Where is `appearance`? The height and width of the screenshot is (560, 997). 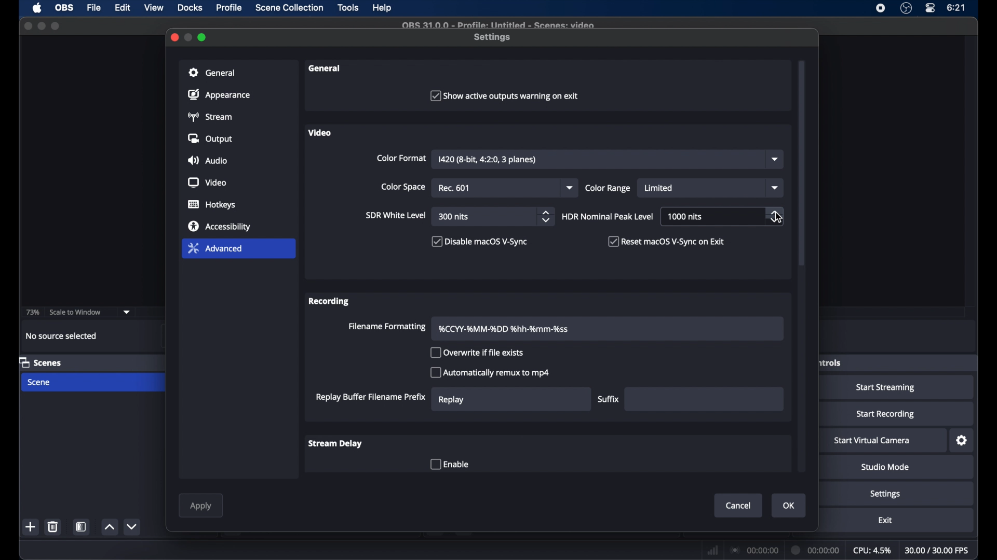 appearance is located at coordinates (219, 94).